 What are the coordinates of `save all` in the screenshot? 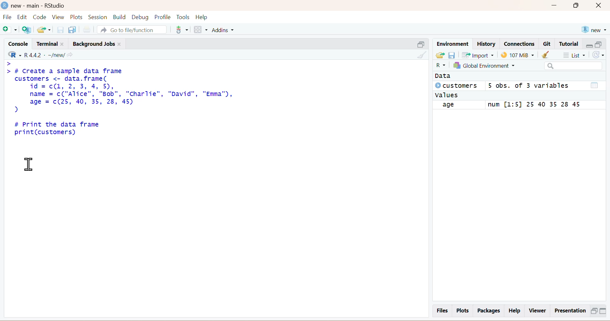 It's located at (72, 29).